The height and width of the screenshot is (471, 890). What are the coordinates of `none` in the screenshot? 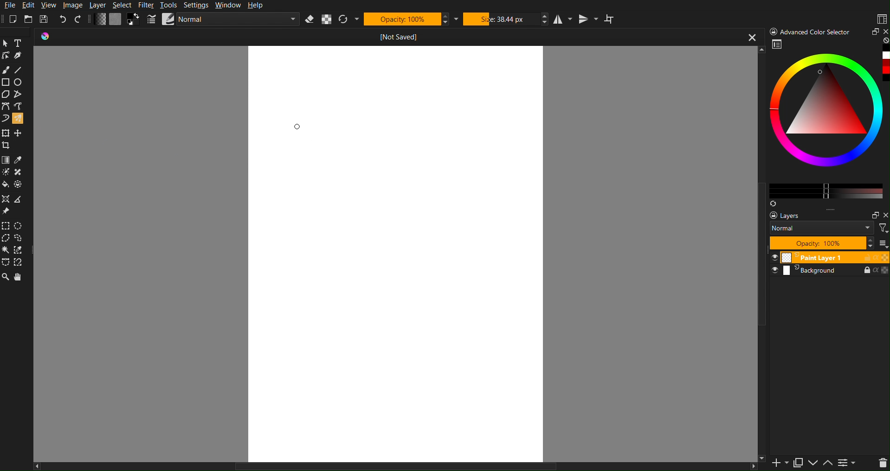 It's located at (884, 41).